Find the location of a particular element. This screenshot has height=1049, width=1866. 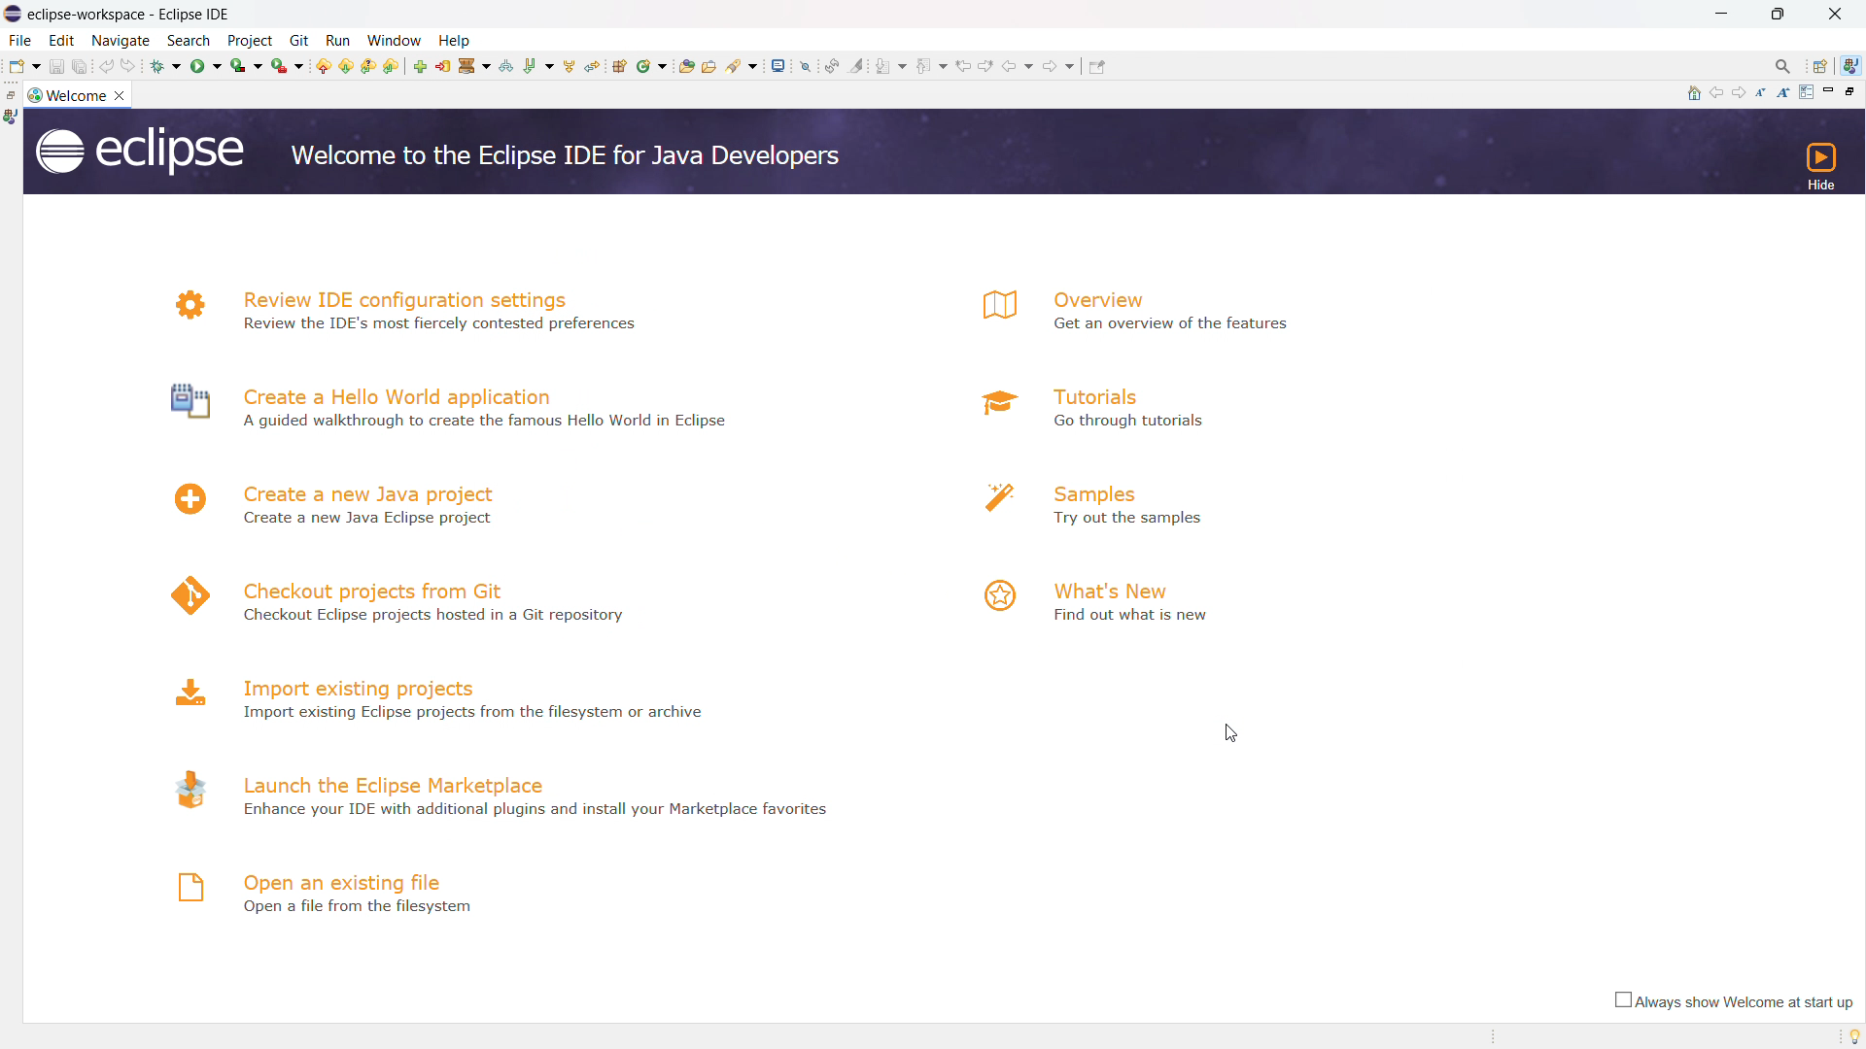

file is located at coordinates (20, 40).